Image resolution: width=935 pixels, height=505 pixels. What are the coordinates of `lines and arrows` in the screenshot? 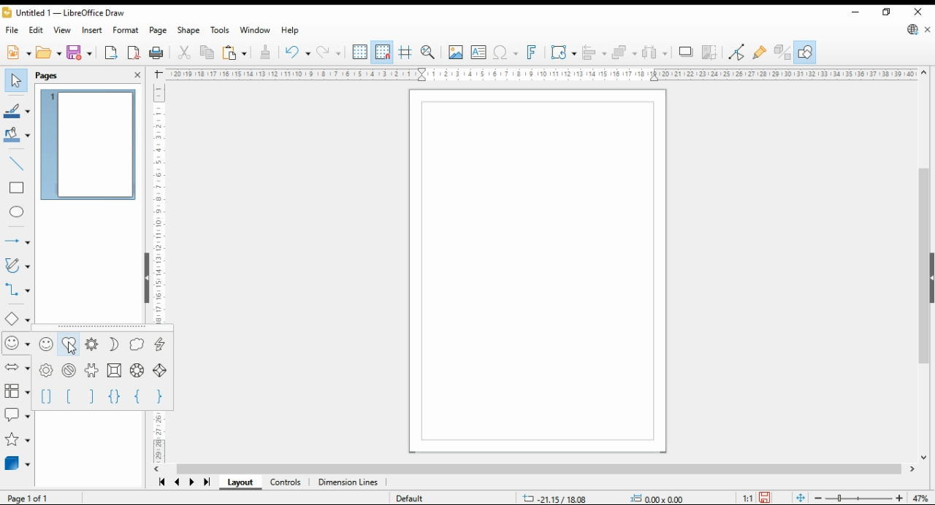 It's located at (17, 239).